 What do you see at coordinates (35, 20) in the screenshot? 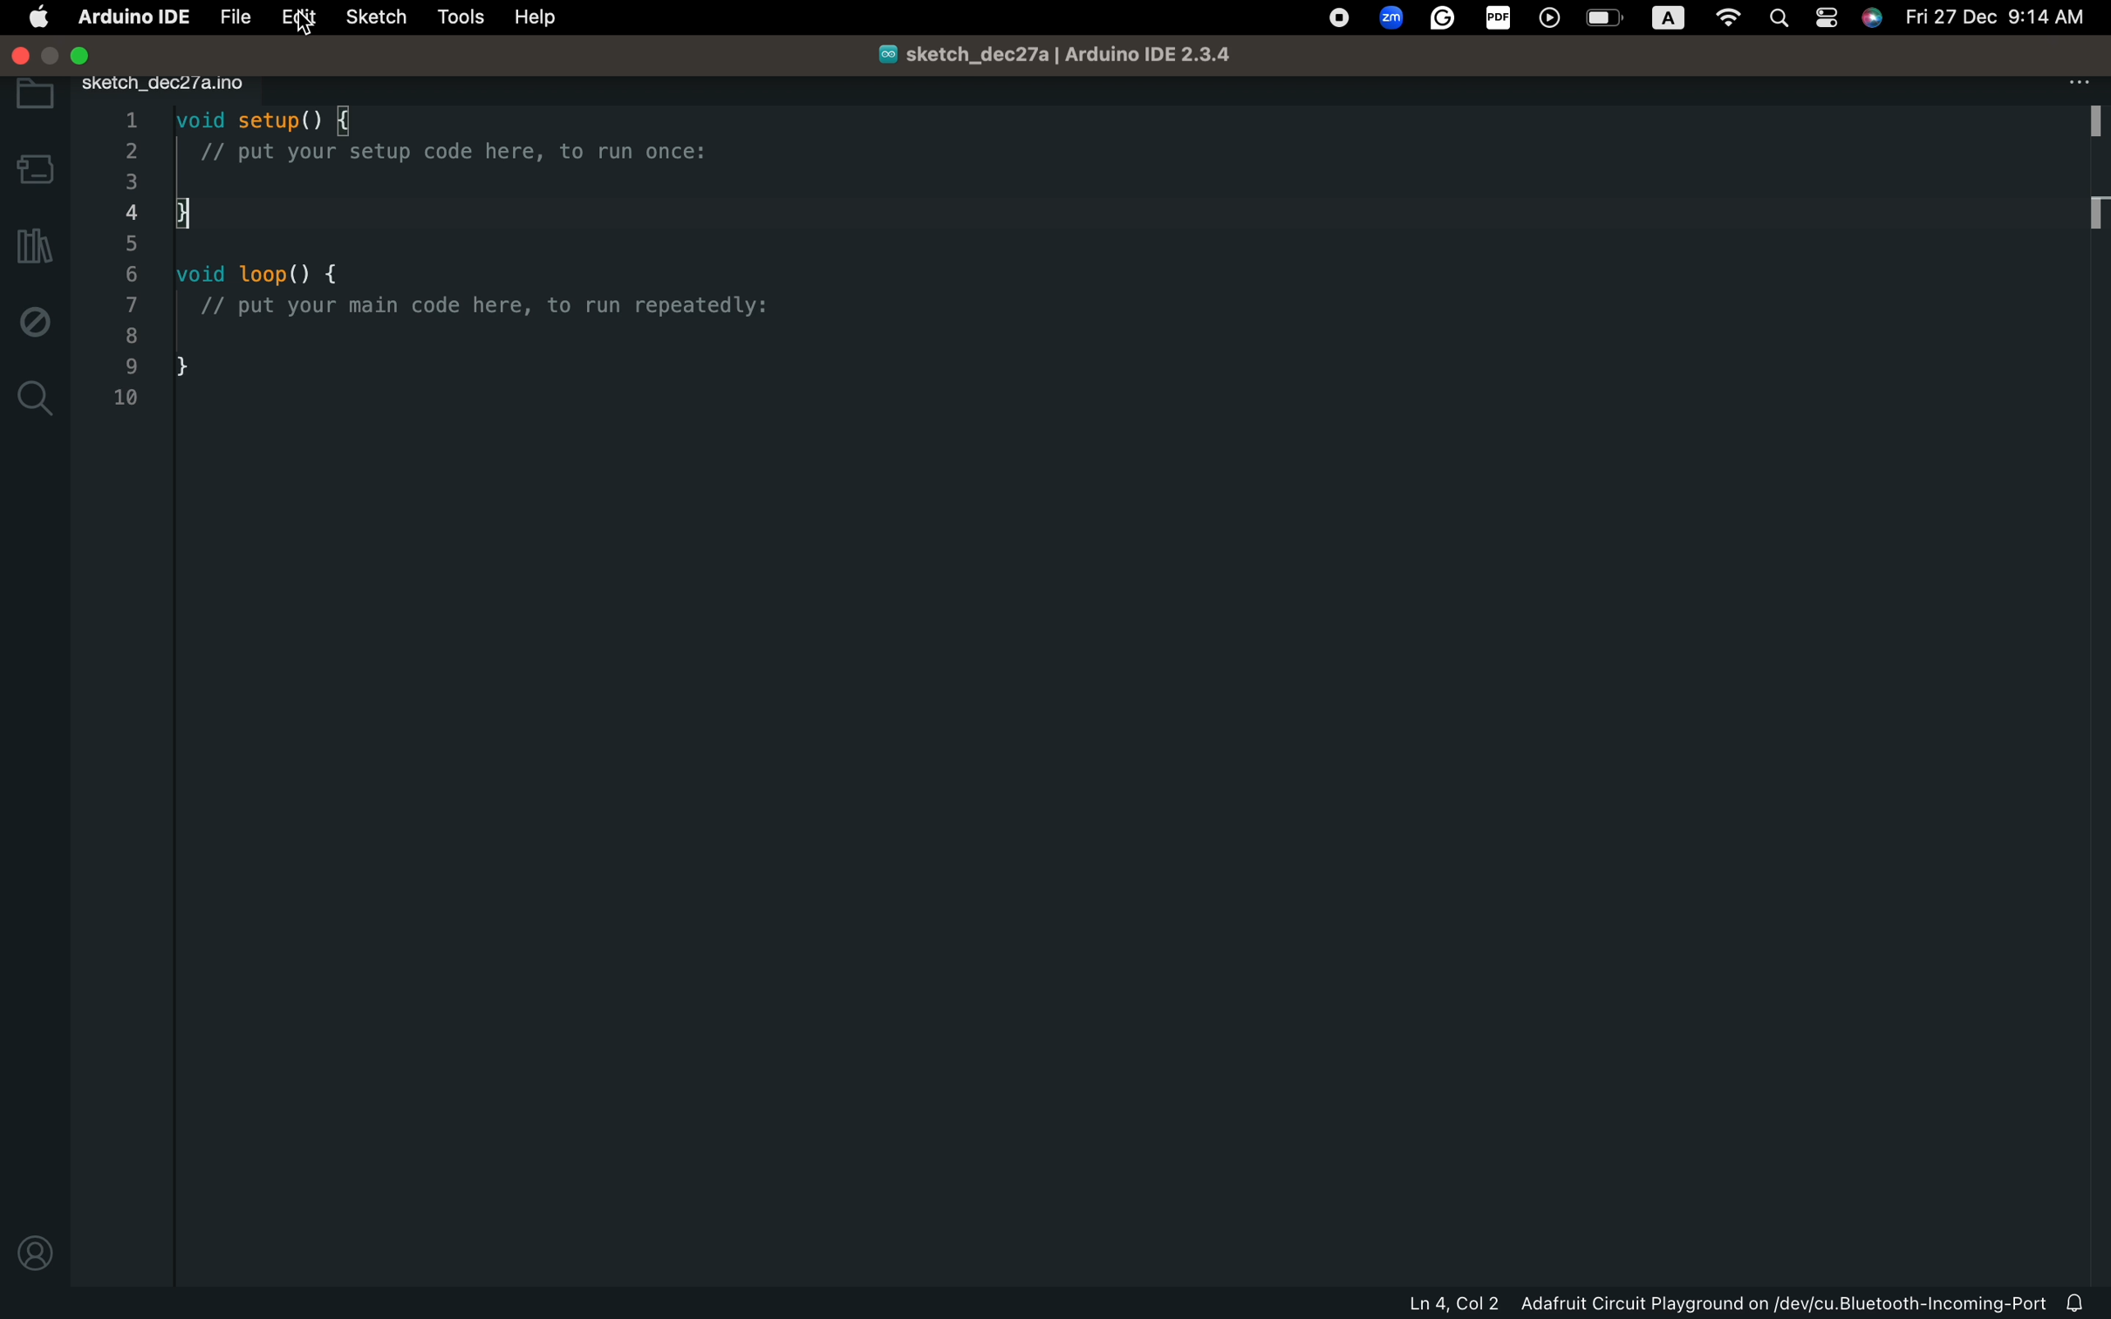
I see `main setting` at bounding box center [35, 20].